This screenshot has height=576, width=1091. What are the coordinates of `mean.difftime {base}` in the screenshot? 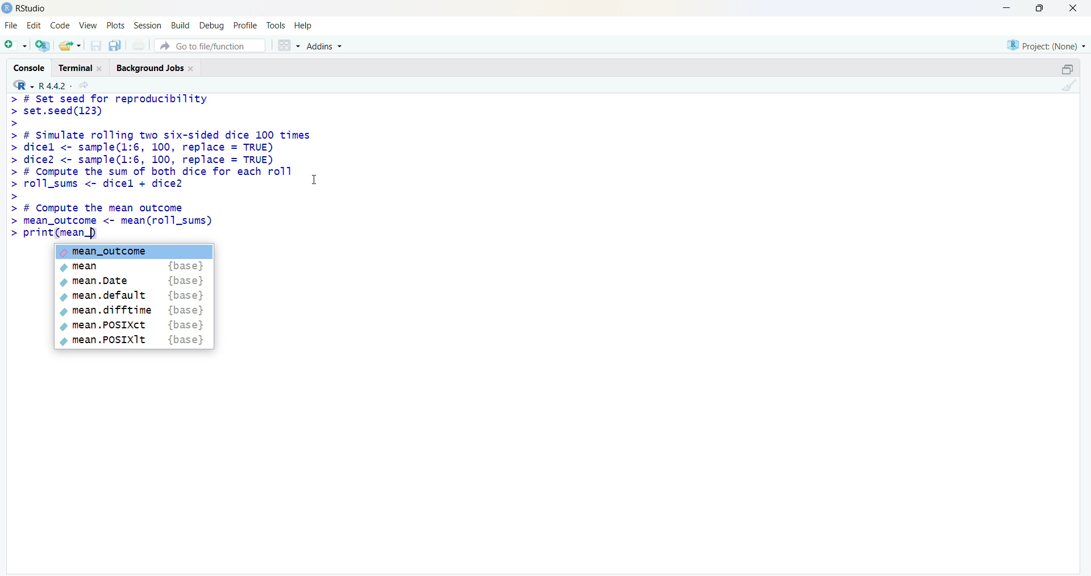 It's located at (132, 311).